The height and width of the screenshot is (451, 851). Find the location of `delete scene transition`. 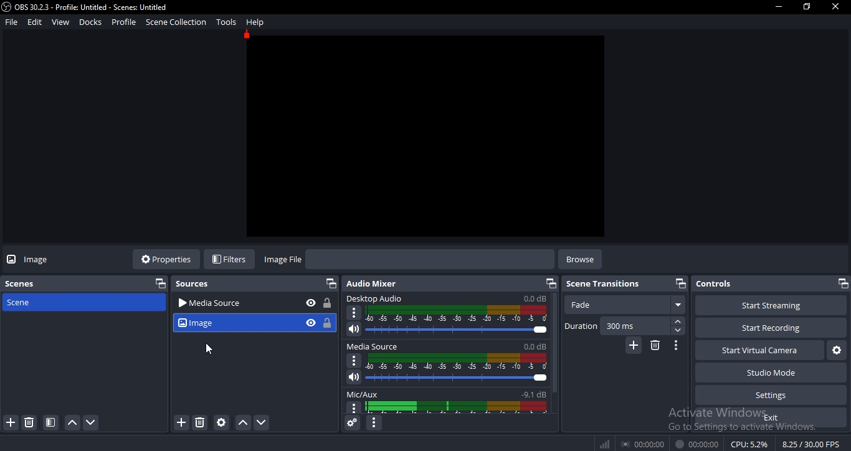

delete scene transition is located at coordinates (654, 346).